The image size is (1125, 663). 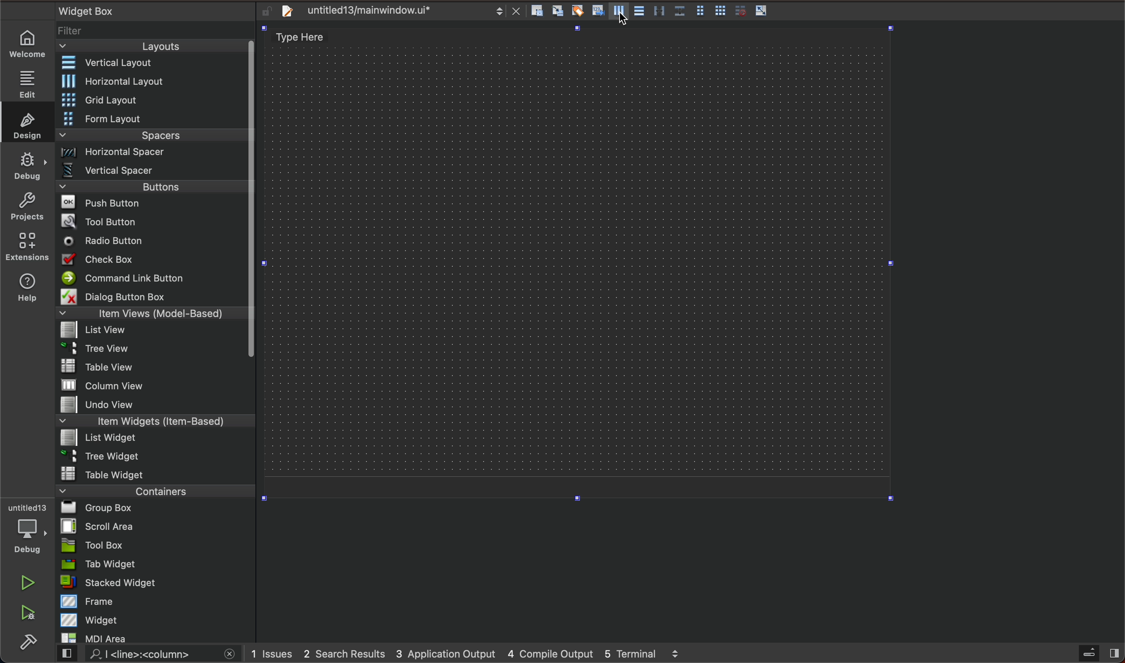 What do you see at coordinates (155, 602) in the screenshot?
I see `frame` at bounding box center [155, 602].